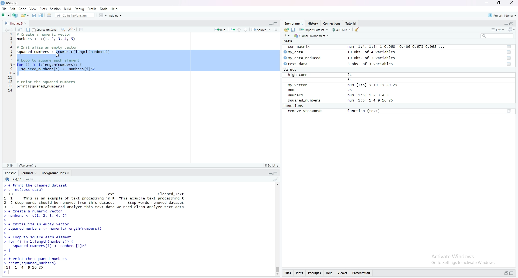 Image resolution: width=518 pixels, height=278 pixels. I want to click on re-run previous code region, so click(232, 29).